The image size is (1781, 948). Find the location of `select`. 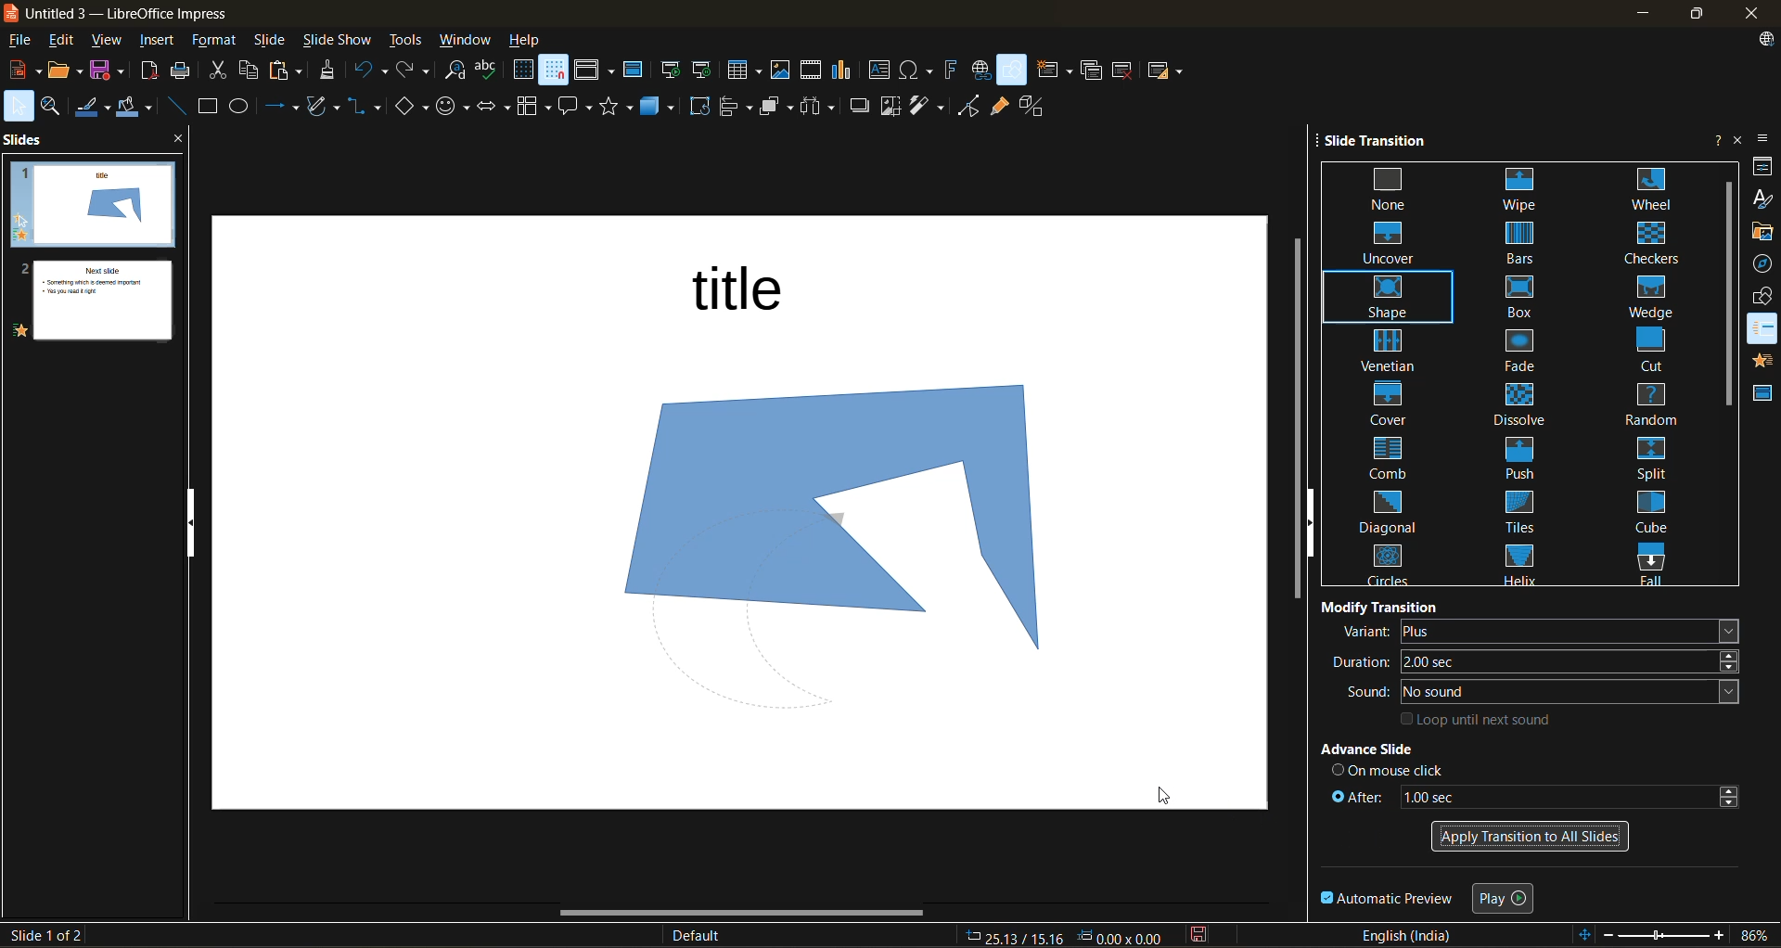

select is located at coordinates (18, 109).